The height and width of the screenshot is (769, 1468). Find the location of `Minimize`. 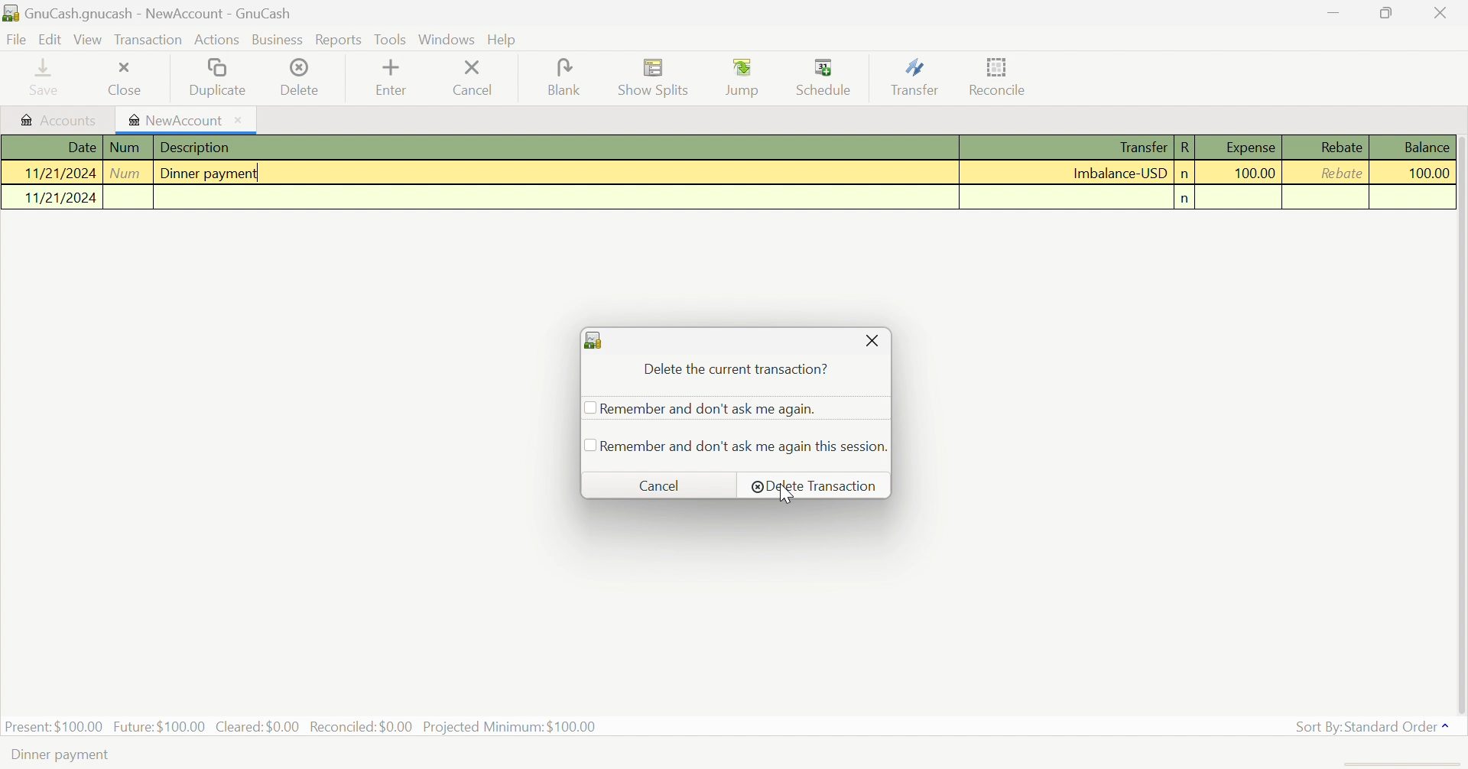

Minimize is located at coordinates (1329, 15).